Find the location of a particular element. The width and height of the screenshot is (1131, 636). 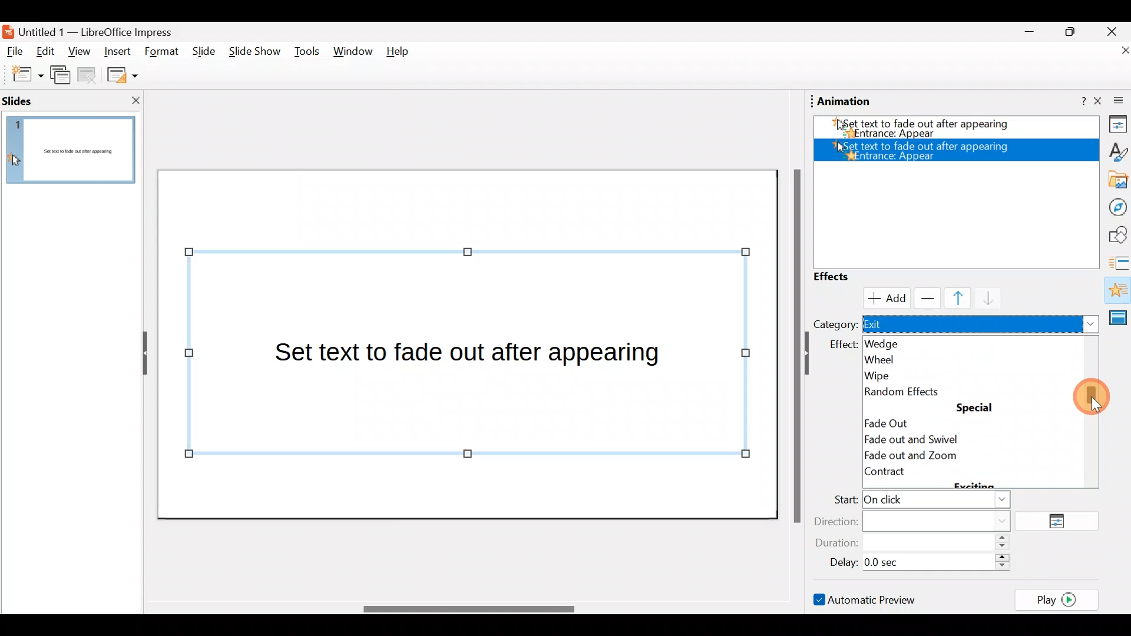

Close sidebar deck is located at coordinates (1113, 101).